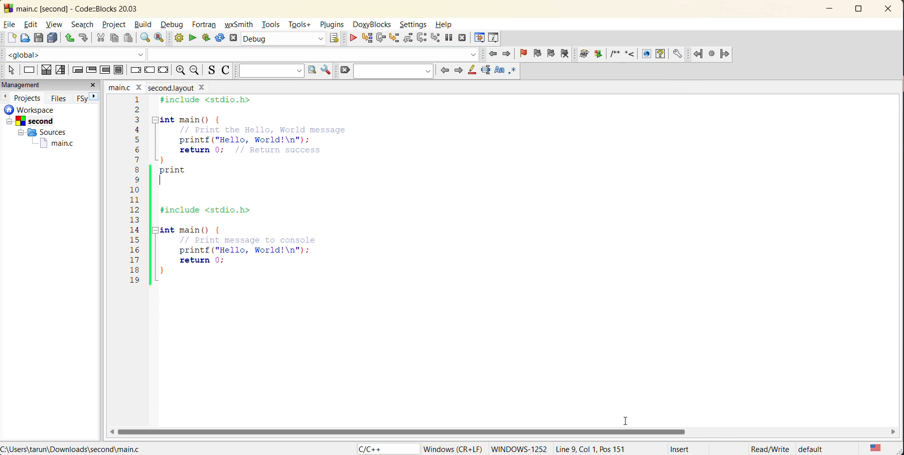 This screenshot has width=904, height=455. I want to click on step into instruction, so click(435, 38).